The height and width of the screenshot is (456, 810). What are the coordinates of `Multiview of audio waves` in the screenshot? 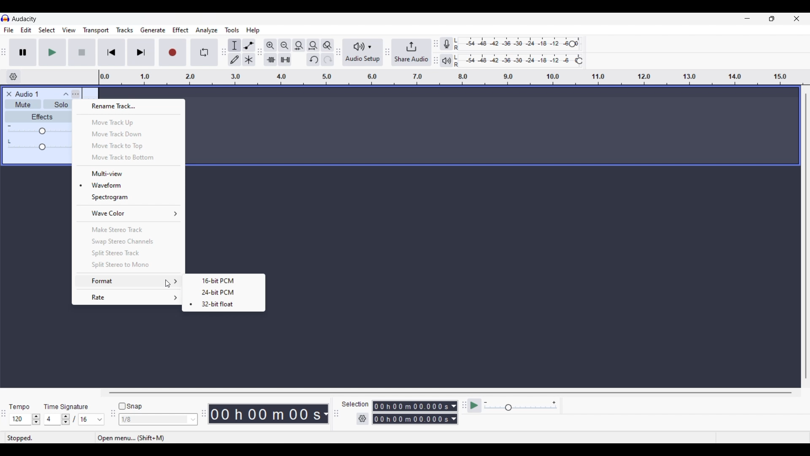 It's located at (129, 174).